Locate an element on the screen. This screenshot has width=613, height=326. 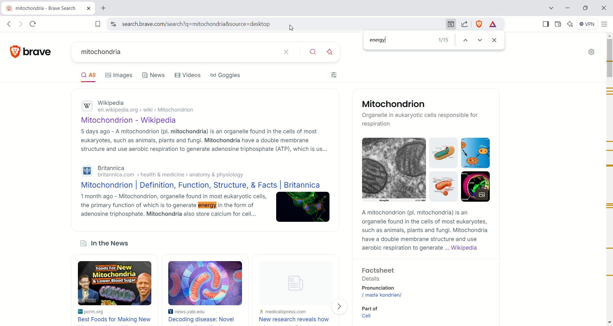
Restore down is located at coordinates (587, 8).